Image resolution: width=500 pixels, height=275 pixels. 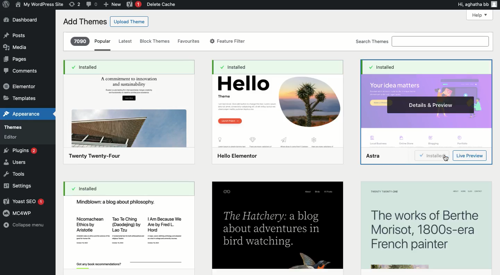 I want to click on Help, so click(x=481, y=15).